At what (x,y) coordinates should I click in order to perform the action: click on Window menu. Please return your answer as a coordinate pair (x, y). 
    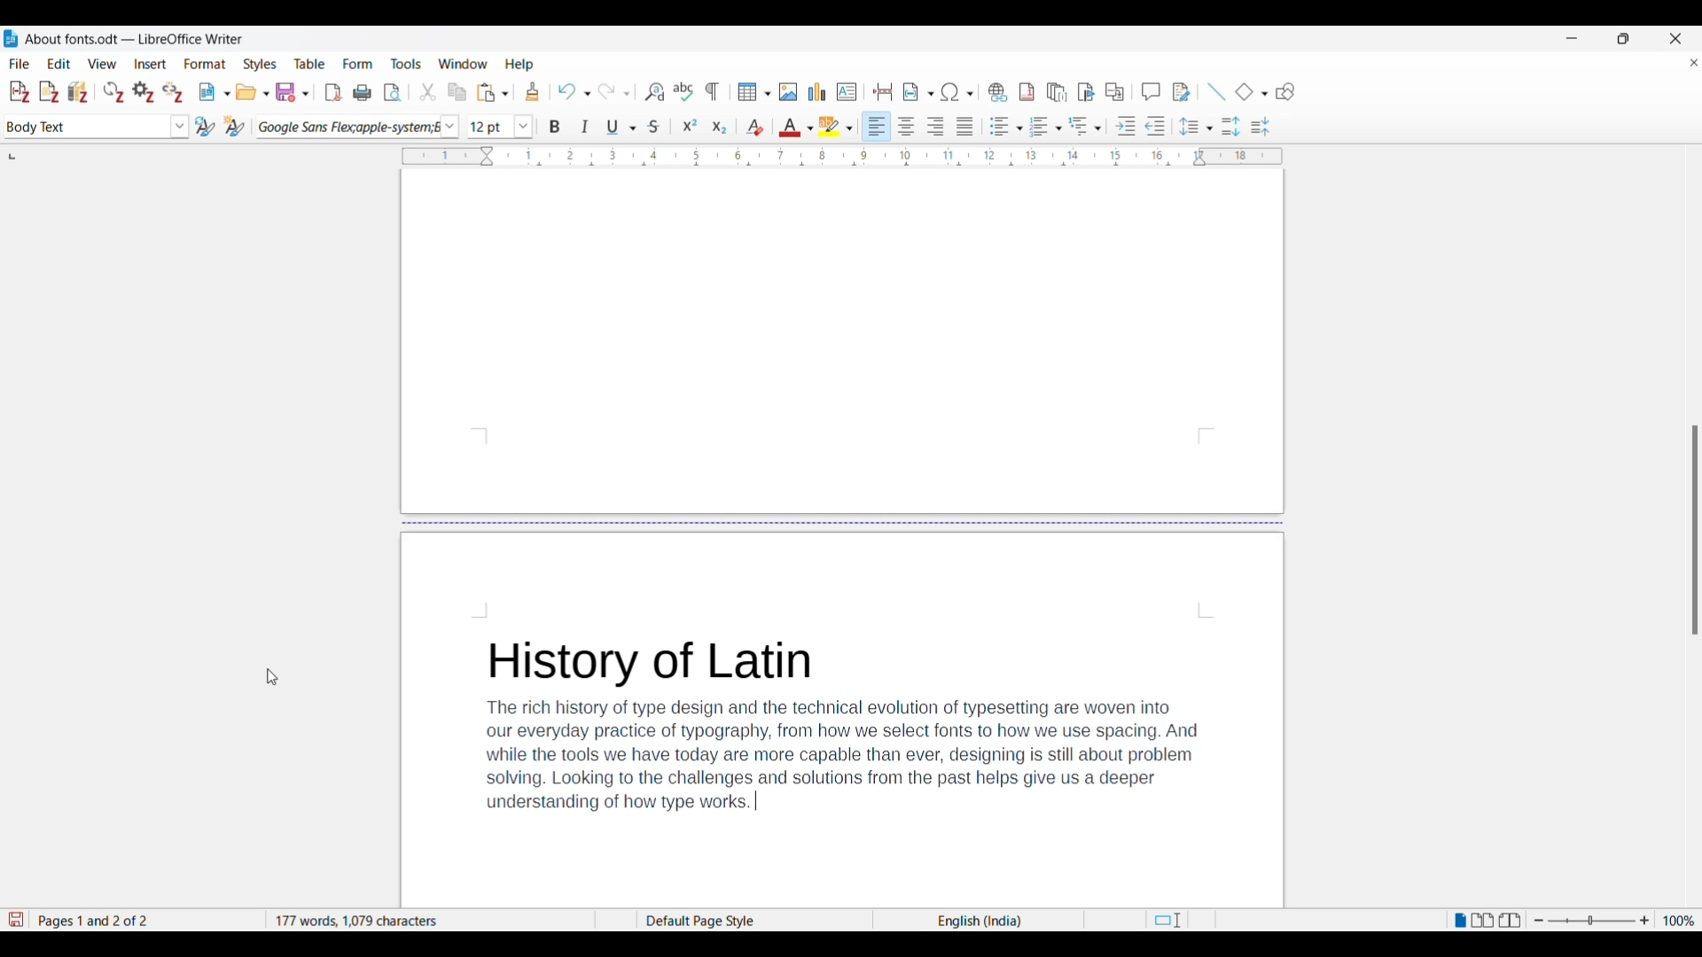
    Looking at the image, I should click on (464, 64).